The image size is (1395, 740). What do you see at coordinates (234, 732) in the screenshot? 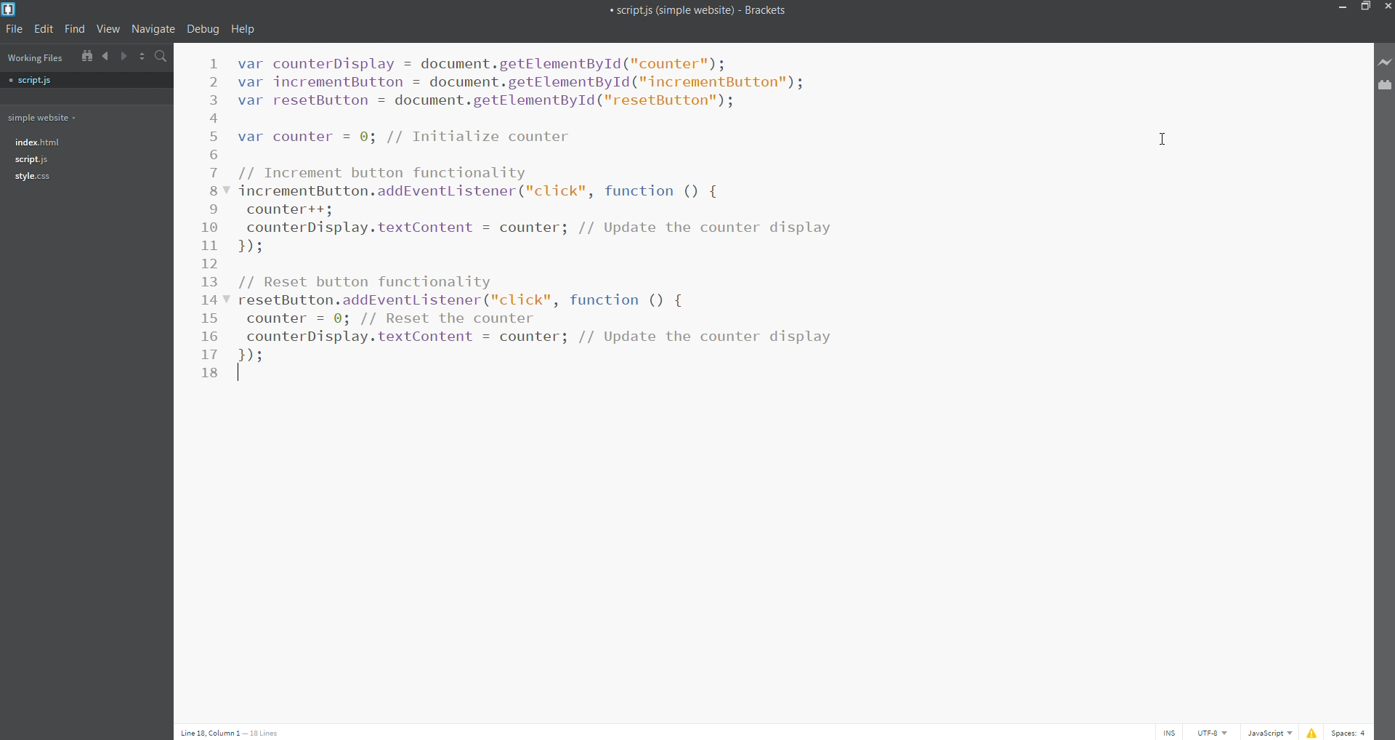
I see `Line 18, Column 1 - 18 Lines` at bounding box center [234, 732].